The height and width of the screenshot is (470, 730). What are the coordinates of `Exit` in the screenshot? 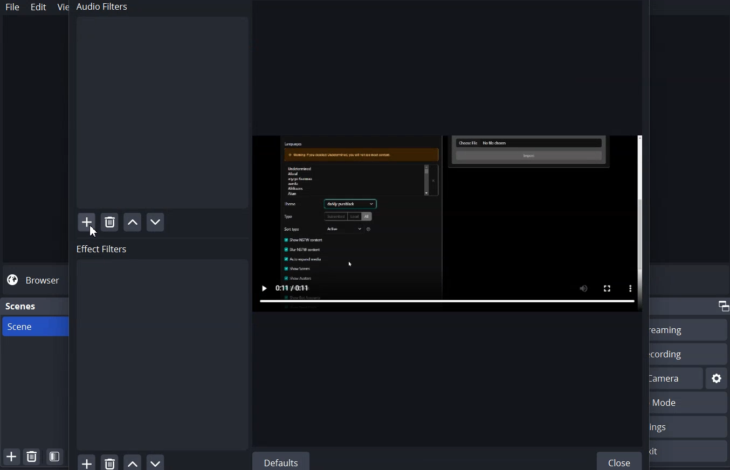 It's located at (690, 451).